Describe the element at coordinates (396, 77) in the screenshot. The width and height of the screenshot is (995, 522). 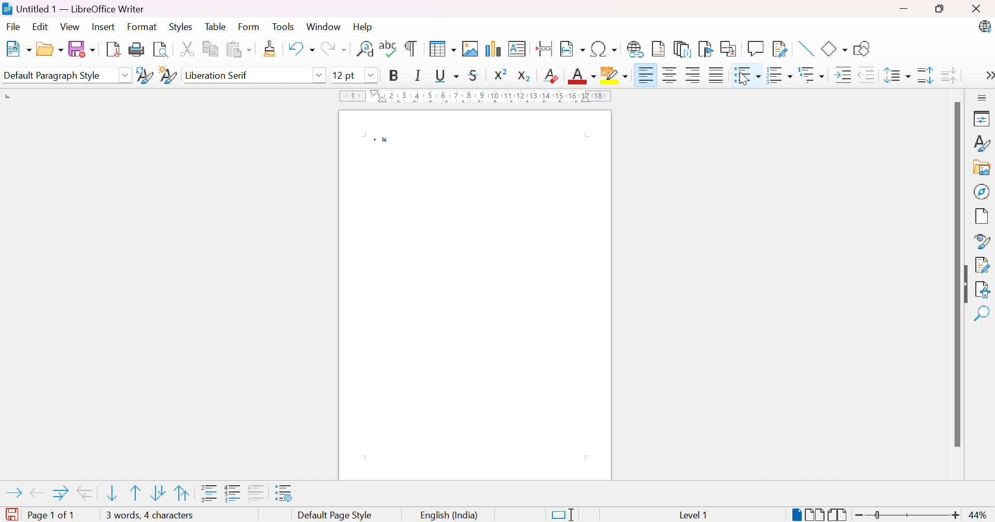
I see `Bold` at that location.